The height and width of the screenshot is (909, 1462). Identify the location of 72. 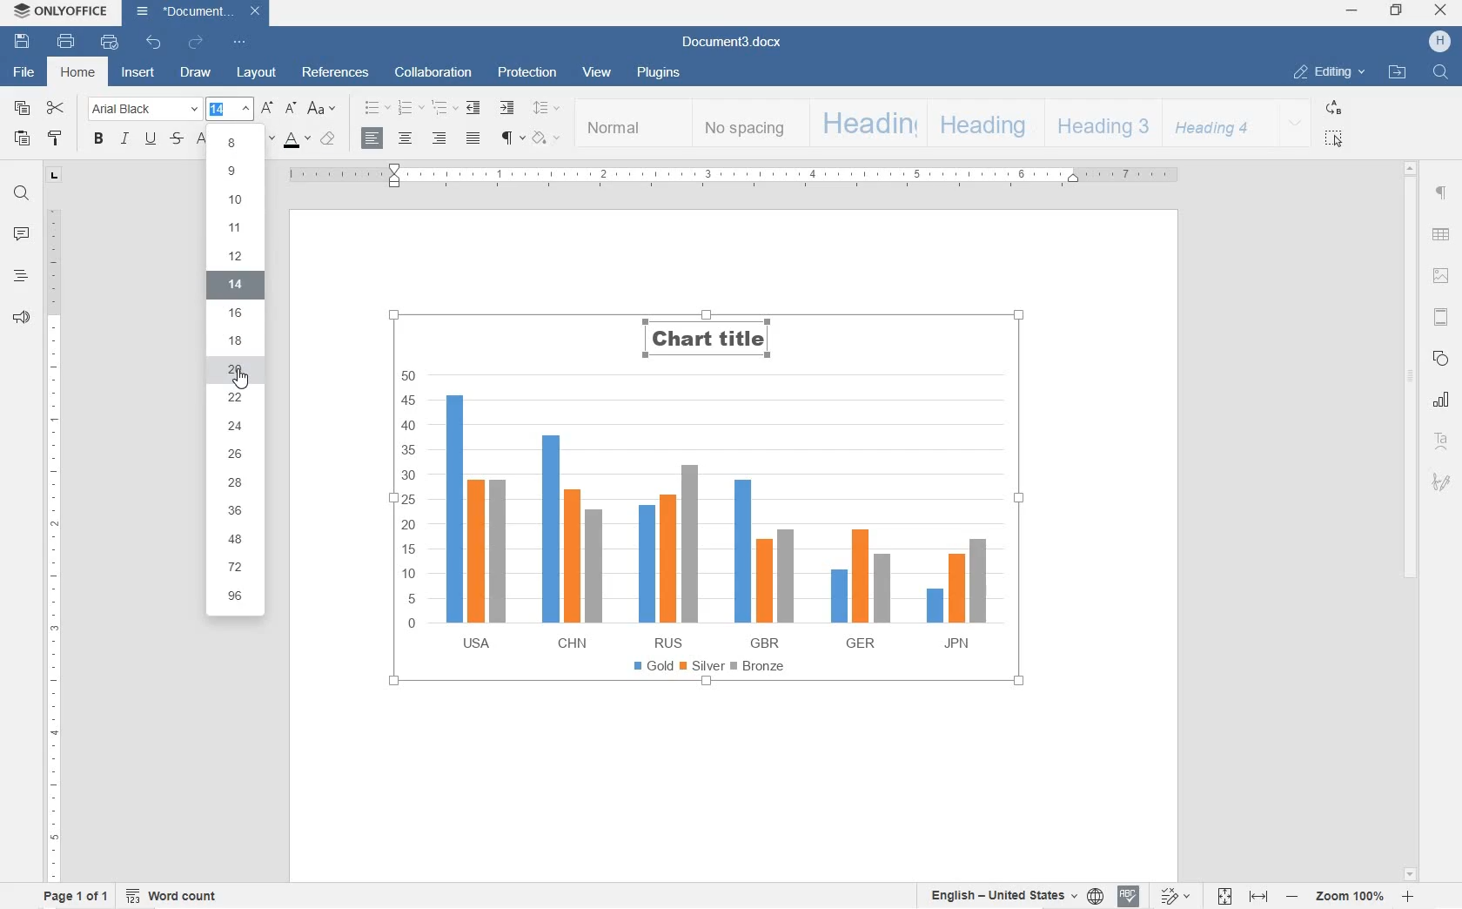
(234, 569).